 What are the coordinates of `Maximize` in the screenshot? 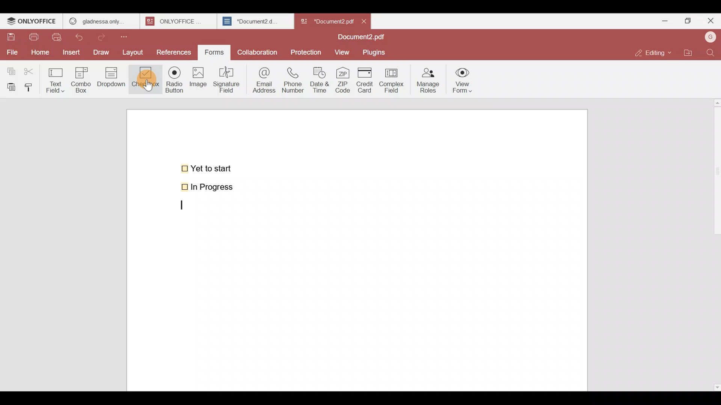 It's located at (686, 20).